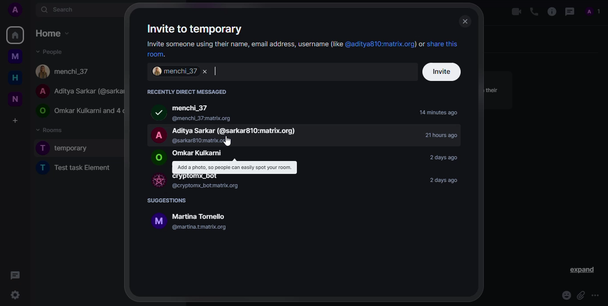  What do you see at coordinates (447, 181) in the screenshot?
I see `2 days ago` at bounding box center [447, 181].